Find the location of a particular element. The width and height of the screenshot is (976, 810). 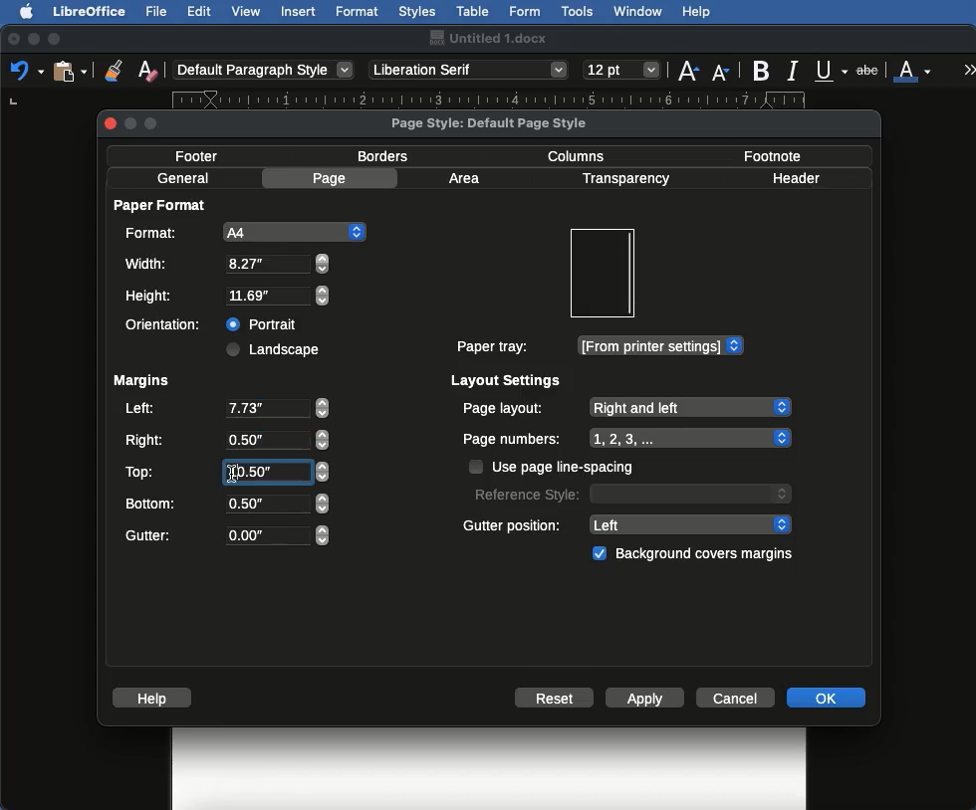

Size is located at coordinates (623, 71).